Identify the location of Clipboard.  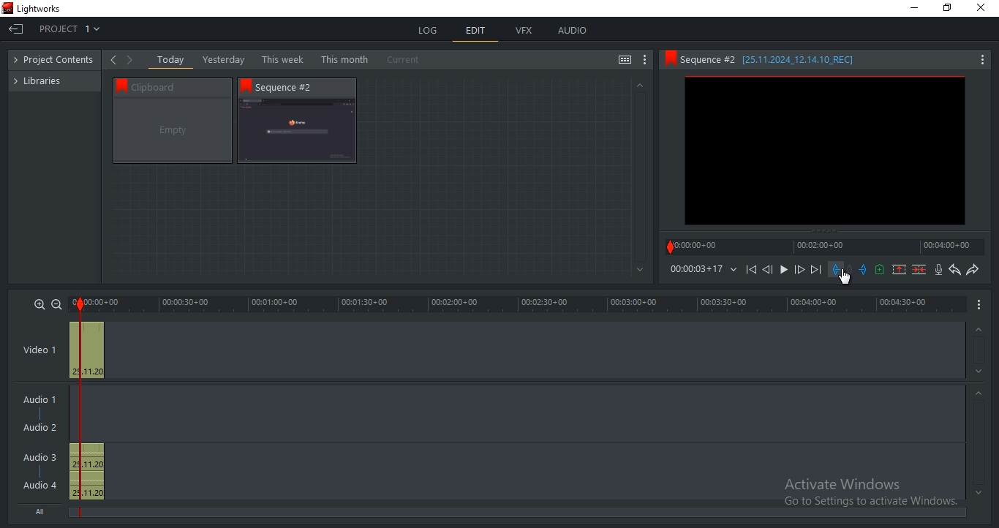
(179, 86).